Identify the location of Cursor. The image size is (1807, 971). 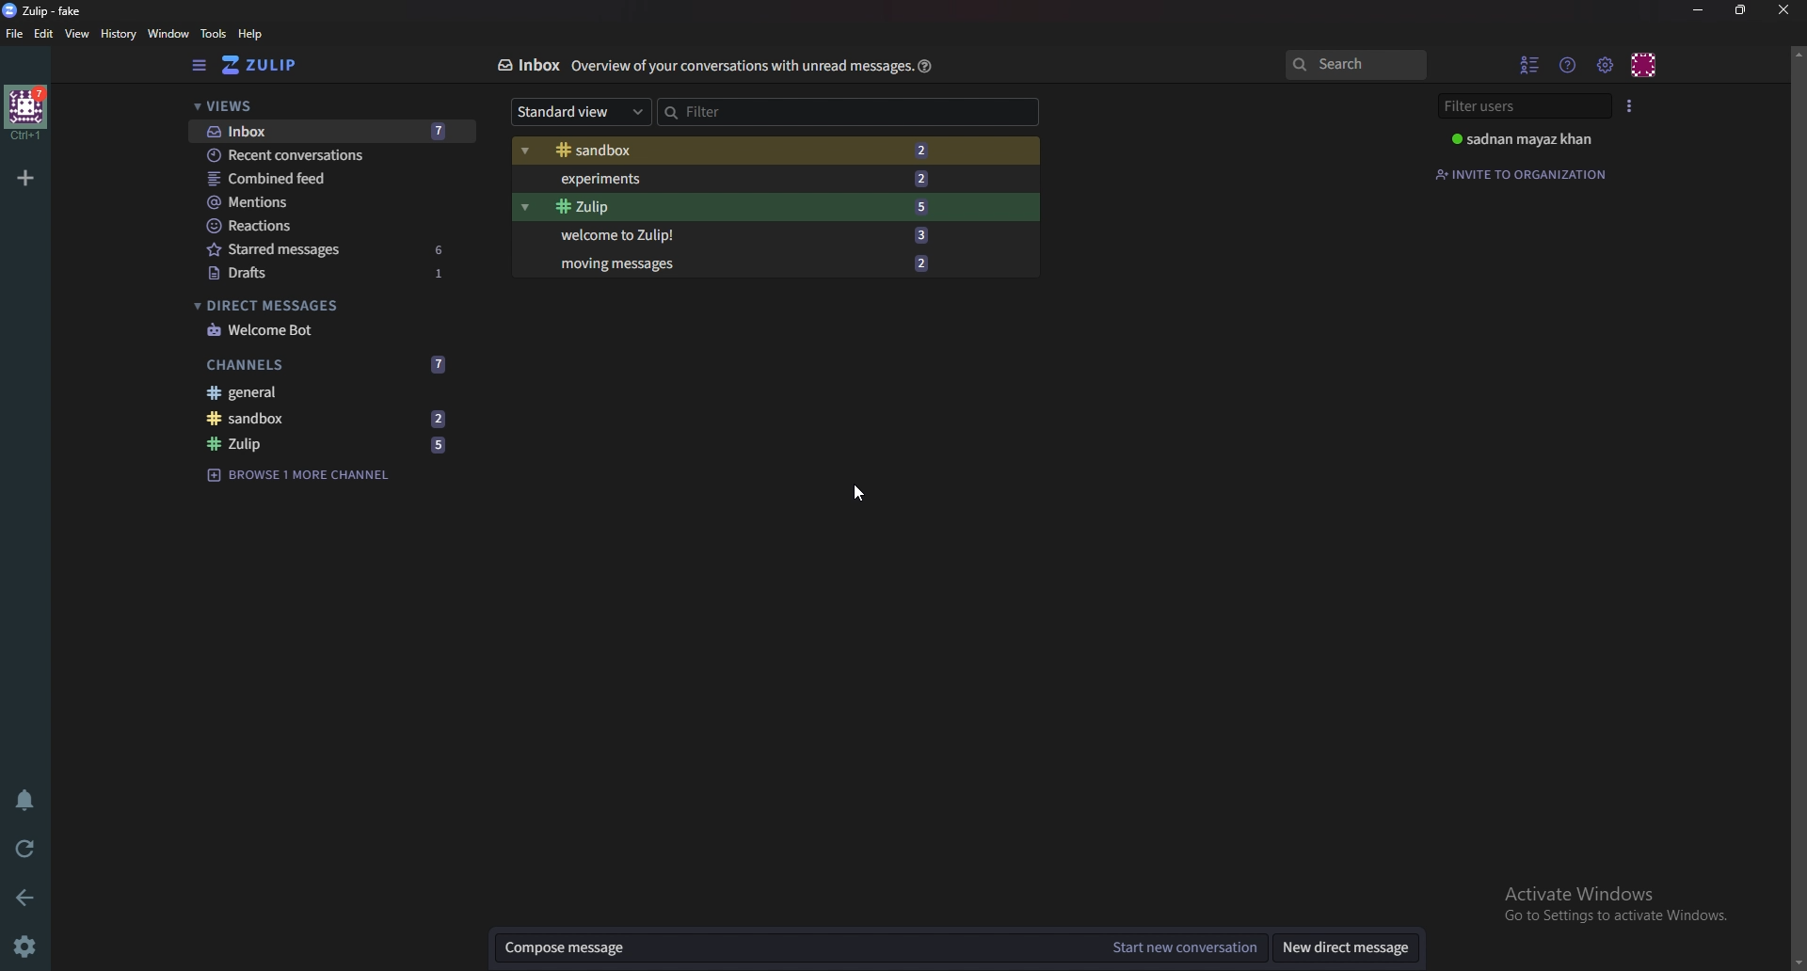
(856, 492).